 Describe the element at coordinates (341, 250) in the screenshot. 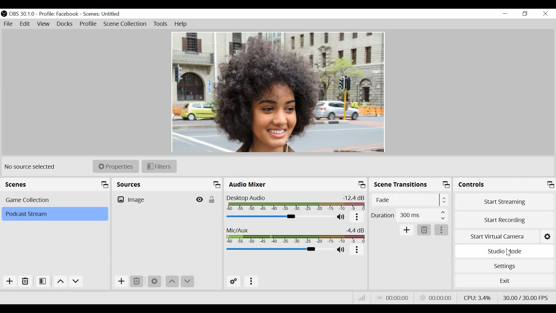

I see `(un)mute` at that location.